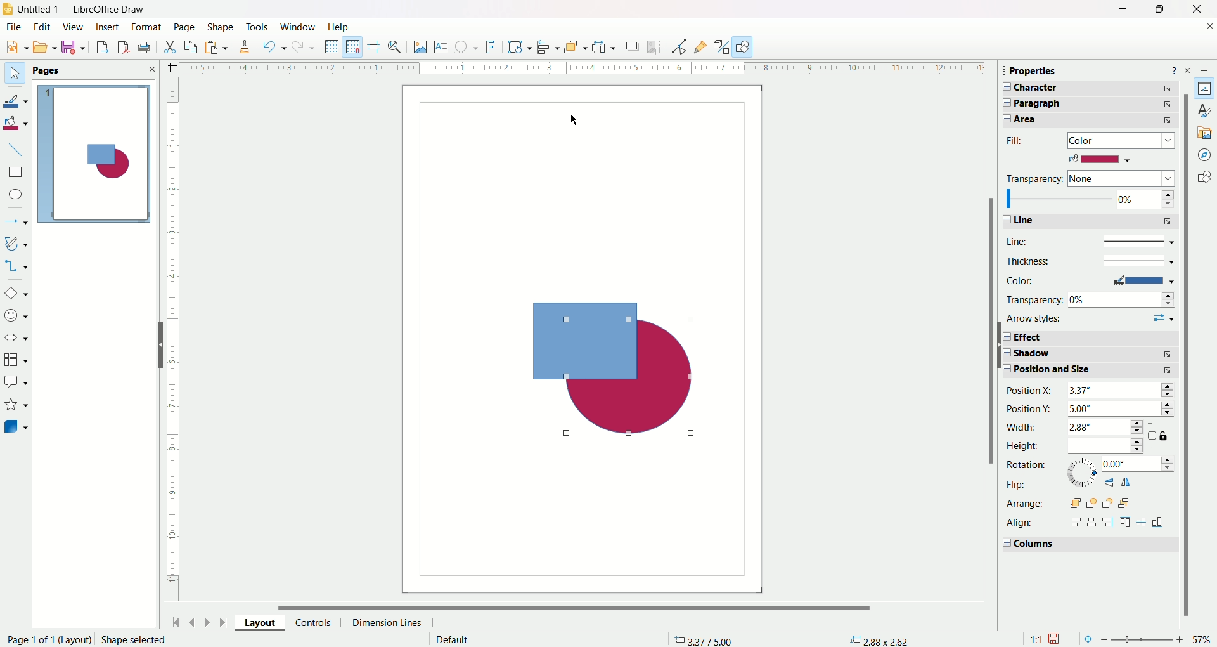  Describe the element at coordinates (1089, 280) in the screenshot. I see `color` at that location.